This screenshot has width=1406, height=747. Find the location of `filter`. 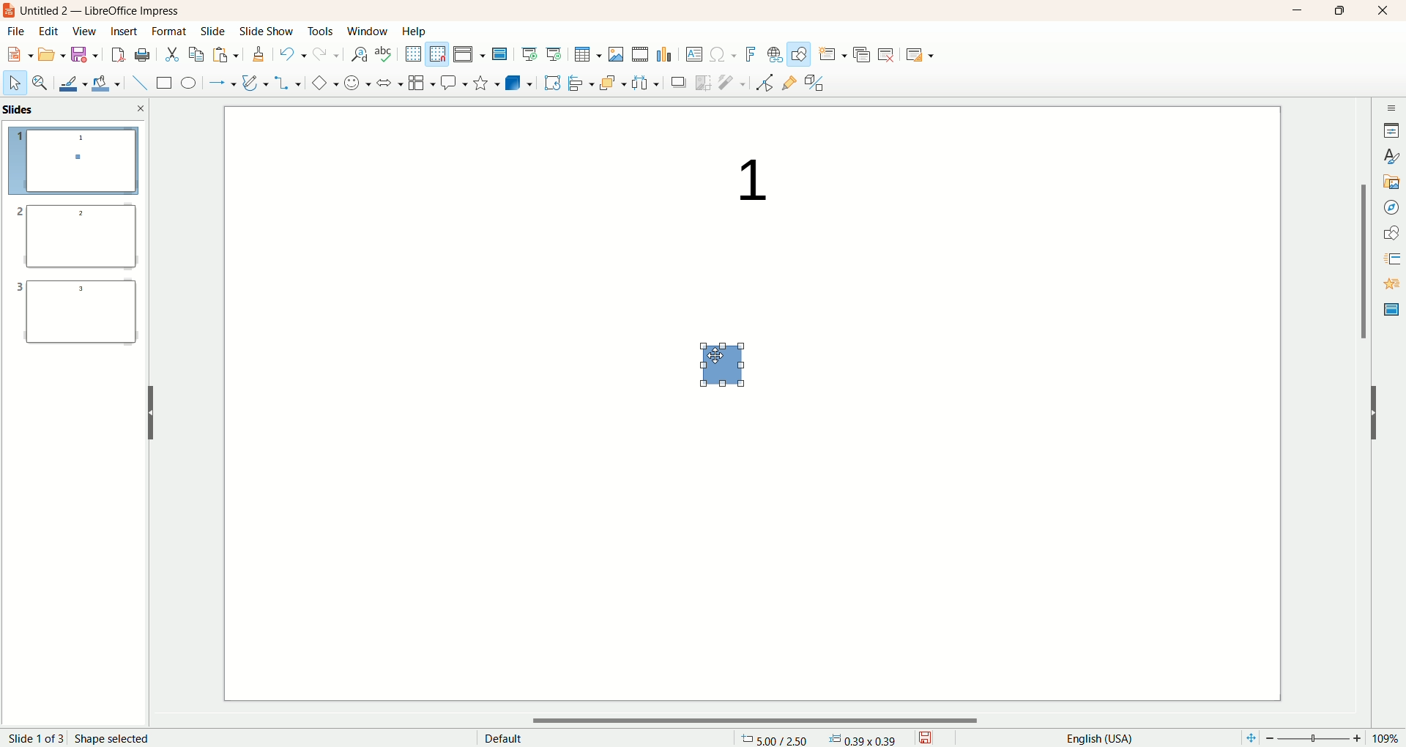

filter is located at coordinates (732, 83).